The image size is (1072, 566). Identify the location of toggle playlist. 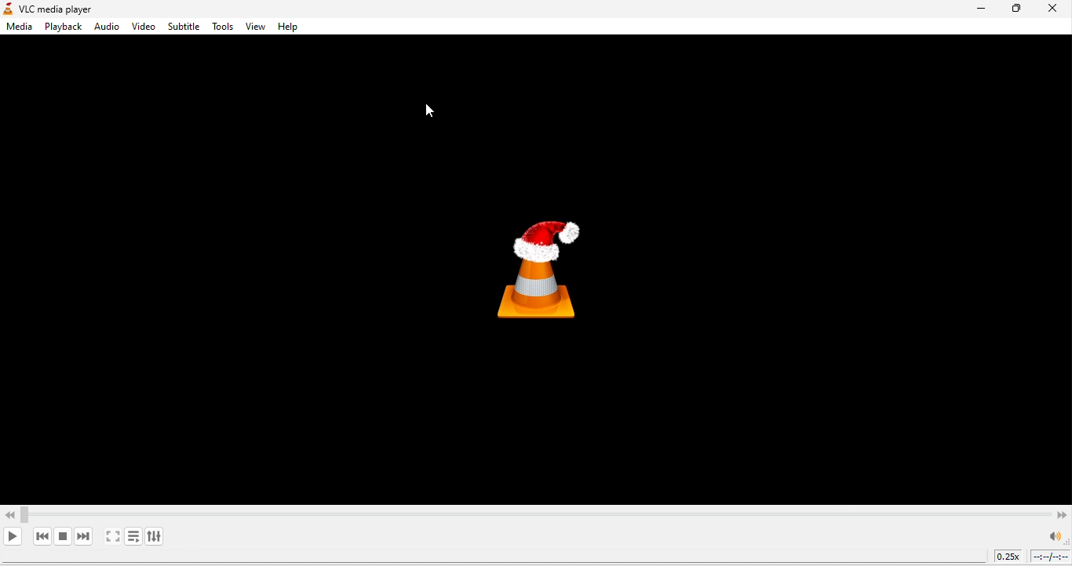
(137, 536).